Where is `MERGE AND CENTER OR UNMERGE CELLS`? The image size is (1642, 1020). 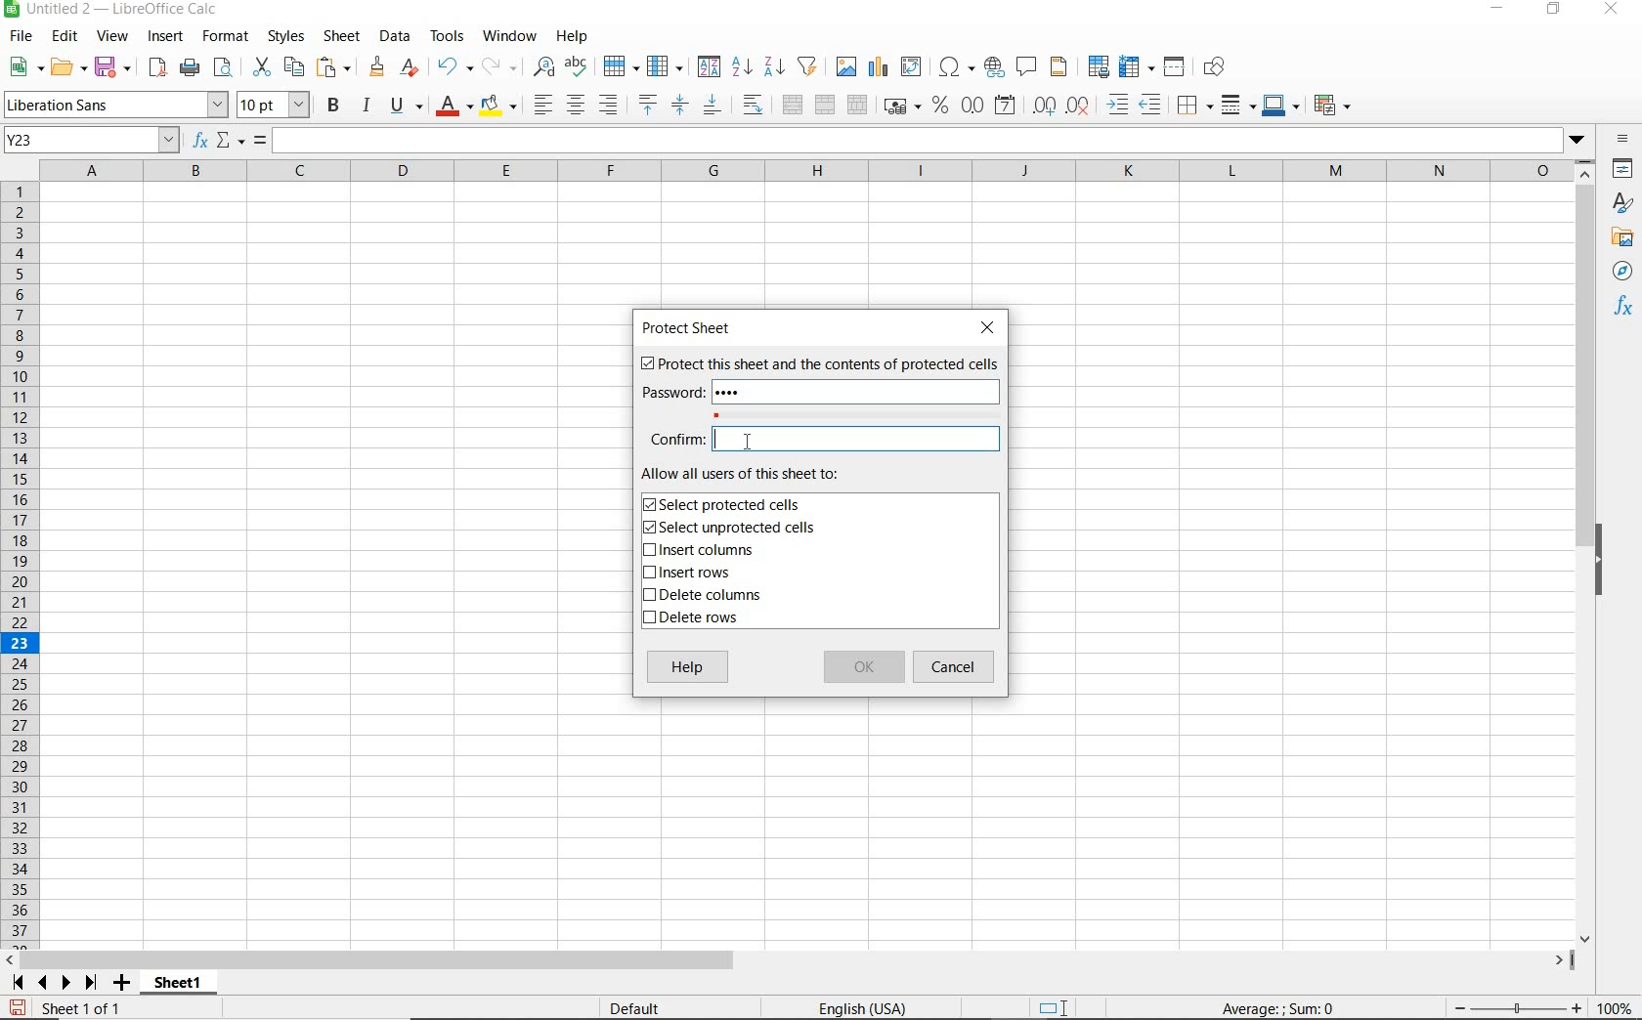
MERGE AND CENTER OR UNMERGE CELLS is located at coordinates (792, 105).